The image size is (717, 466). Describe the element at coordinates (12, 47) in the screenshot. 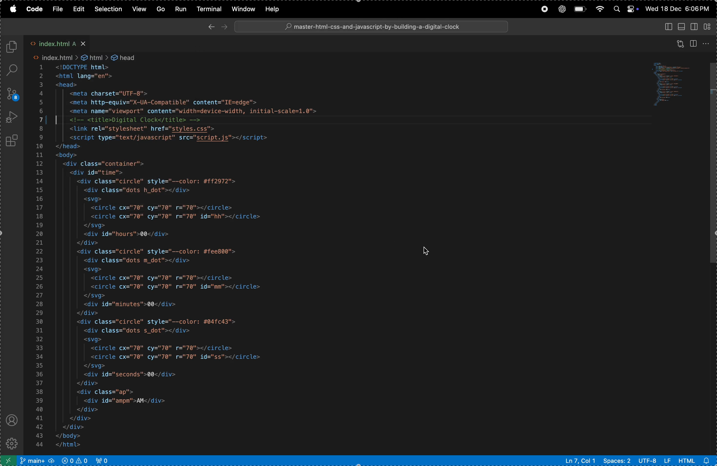

I see `explore` at that location.